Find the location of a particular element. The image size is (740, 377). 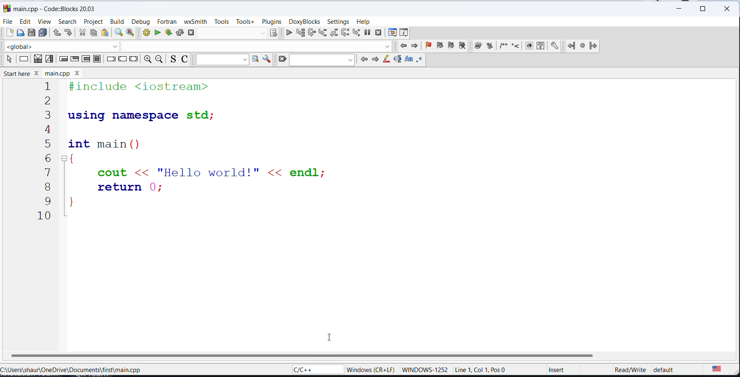

next is located at coordinates (414, 46).